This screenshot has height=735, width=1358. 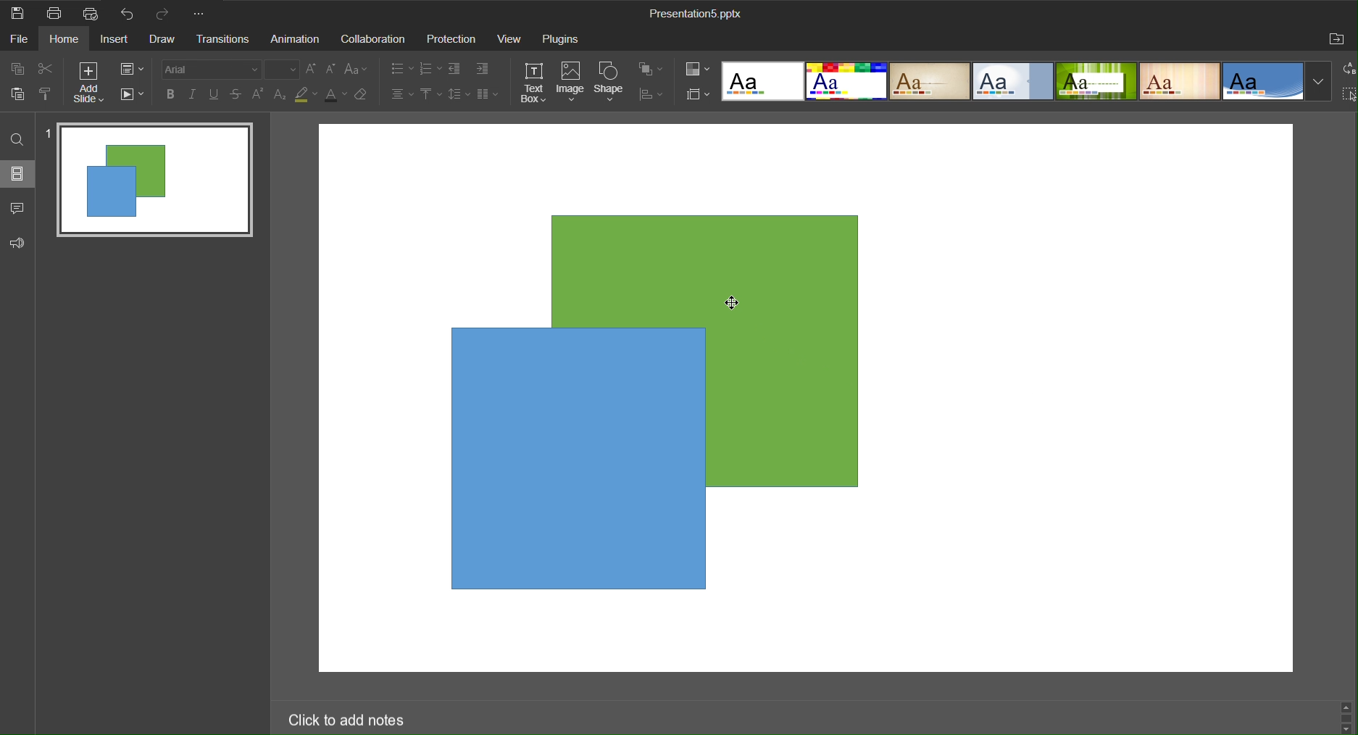 What do you see at coordinates (257, 96) in the screenshot?
I see `Superscript` at bounding box center [257, 96].